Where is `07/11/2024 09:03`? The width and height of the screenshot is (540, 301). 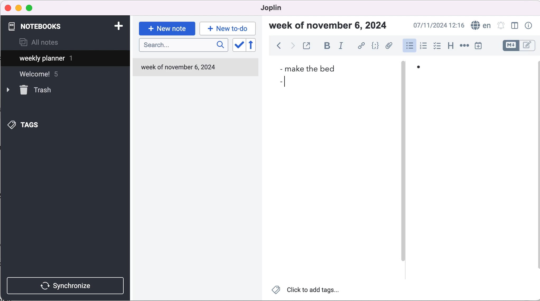 07/11/2024 09:03 is located at coordinates (438, 25).